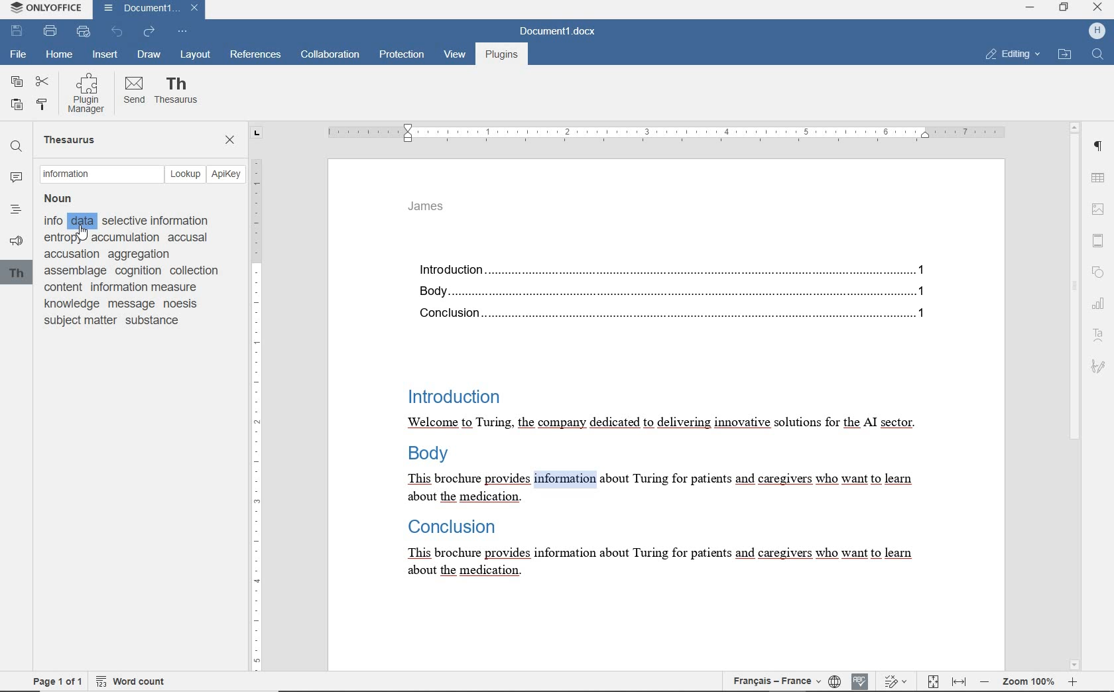  Describe the element at coordinates (230, 141) in the screenshot. I see `CLOSE` at that location.